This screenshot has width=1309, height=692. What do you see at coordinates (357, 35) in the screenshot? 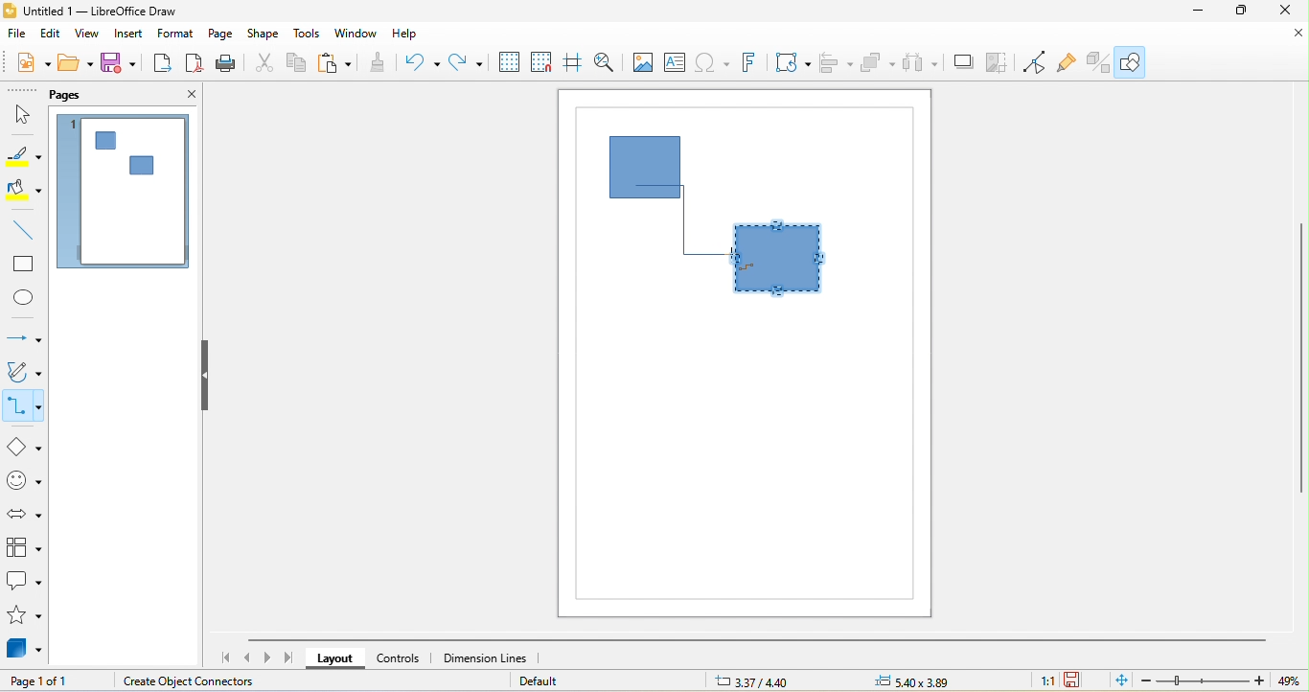
I see `window` at bounding box center [357, 35].